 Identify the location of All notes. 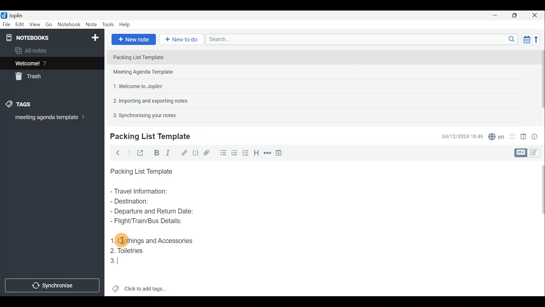
(33, 50).